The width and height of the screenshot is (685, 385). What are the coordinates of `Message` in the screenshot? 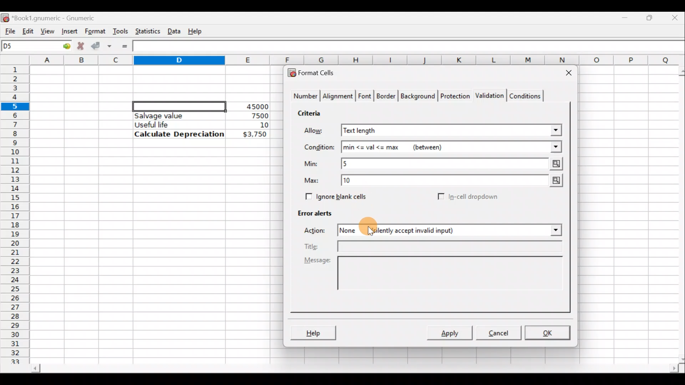 It's located at (435, 281).